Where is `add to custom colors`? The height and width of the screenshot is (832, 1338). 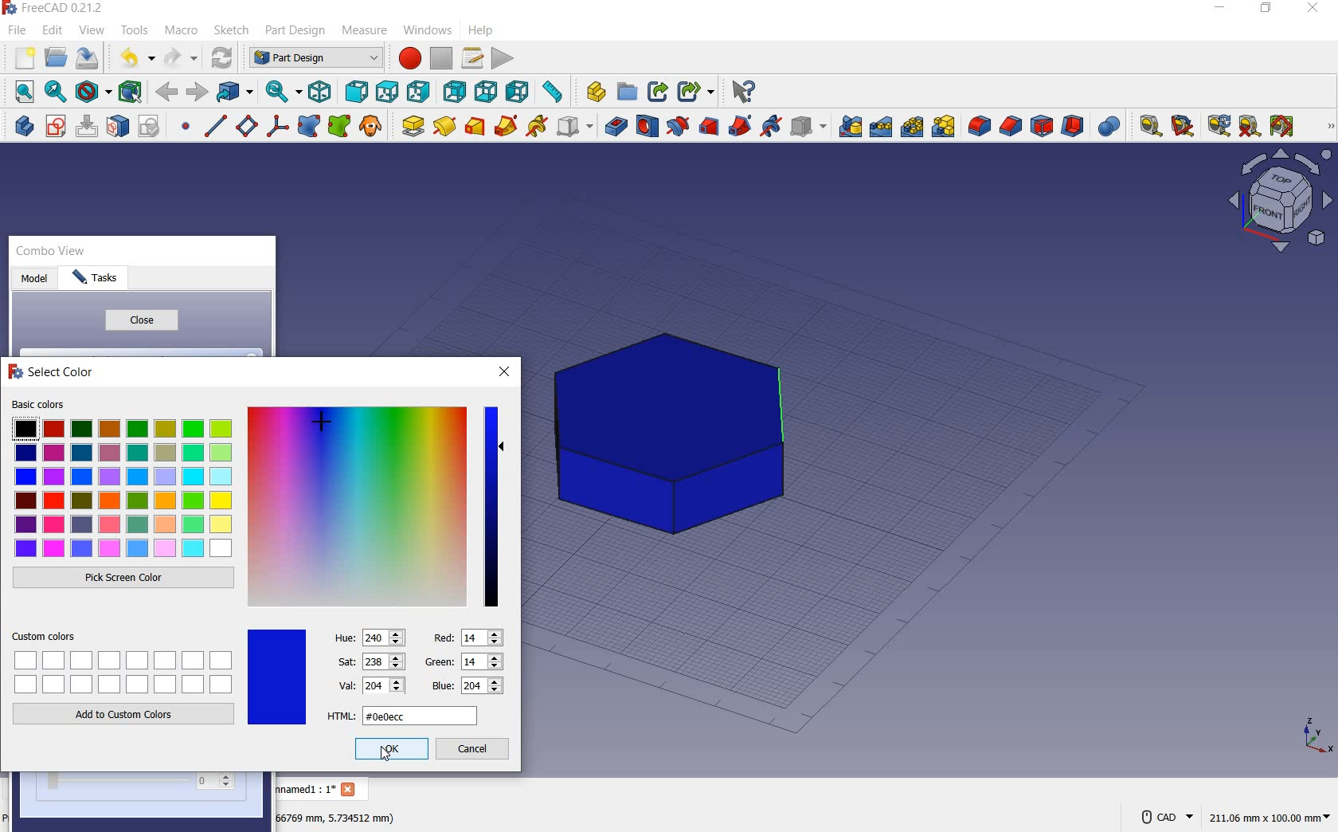
add to custom colors is located at coordinates (124, 717).